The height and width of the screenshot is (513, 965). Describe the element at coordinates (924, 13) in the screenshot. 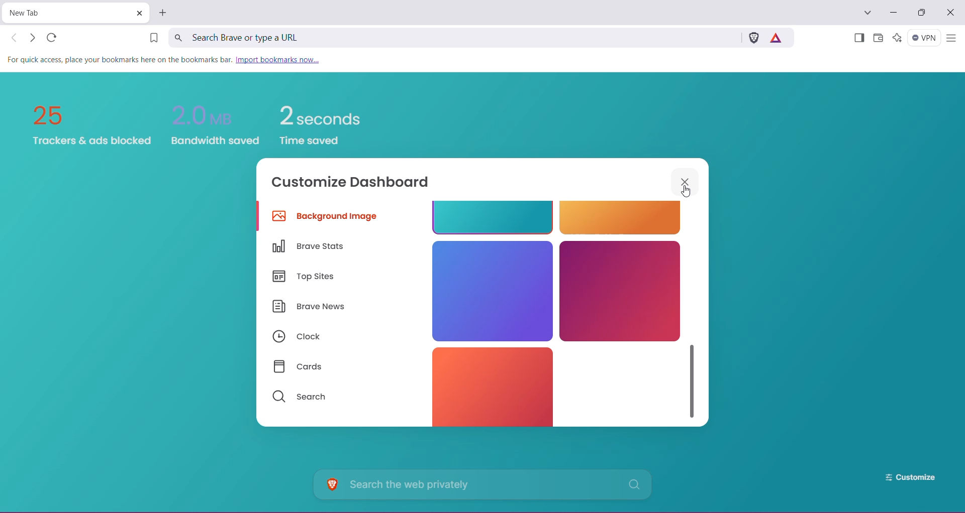

I see `Restore Down` at that location.